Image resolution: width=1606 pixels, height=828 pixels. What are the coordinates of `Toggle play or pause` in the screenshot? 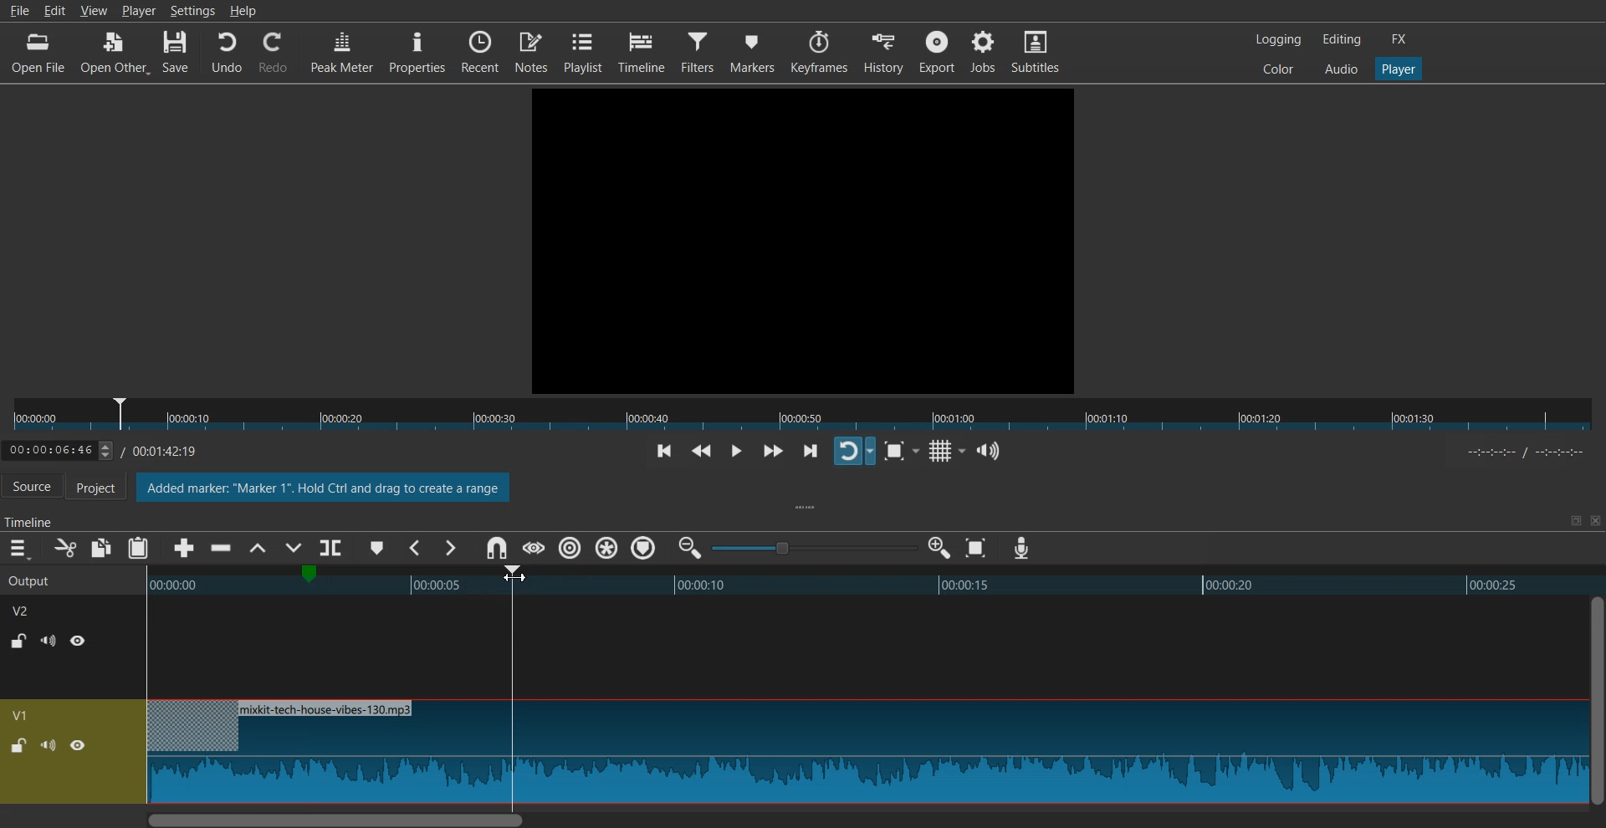 It's located at (735, 452).